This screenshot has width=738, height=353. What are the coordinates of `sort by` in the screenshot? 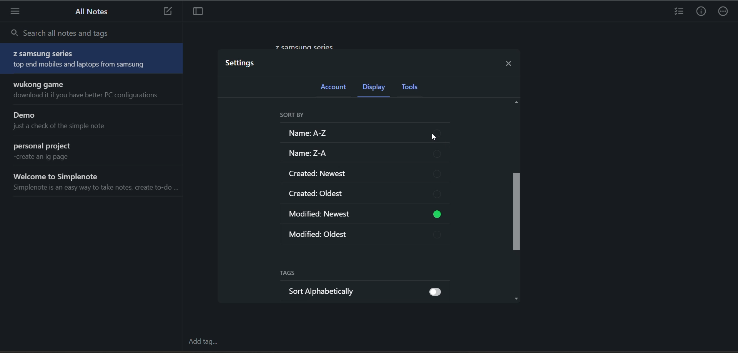 It's located at (293, 115).